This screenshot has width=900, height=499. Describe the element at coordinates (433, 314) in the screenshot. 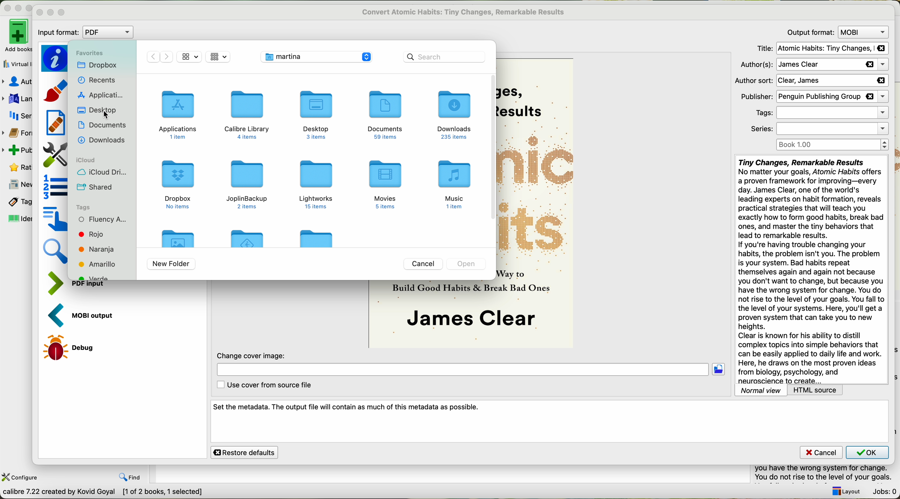

I see `book cover` at that location.